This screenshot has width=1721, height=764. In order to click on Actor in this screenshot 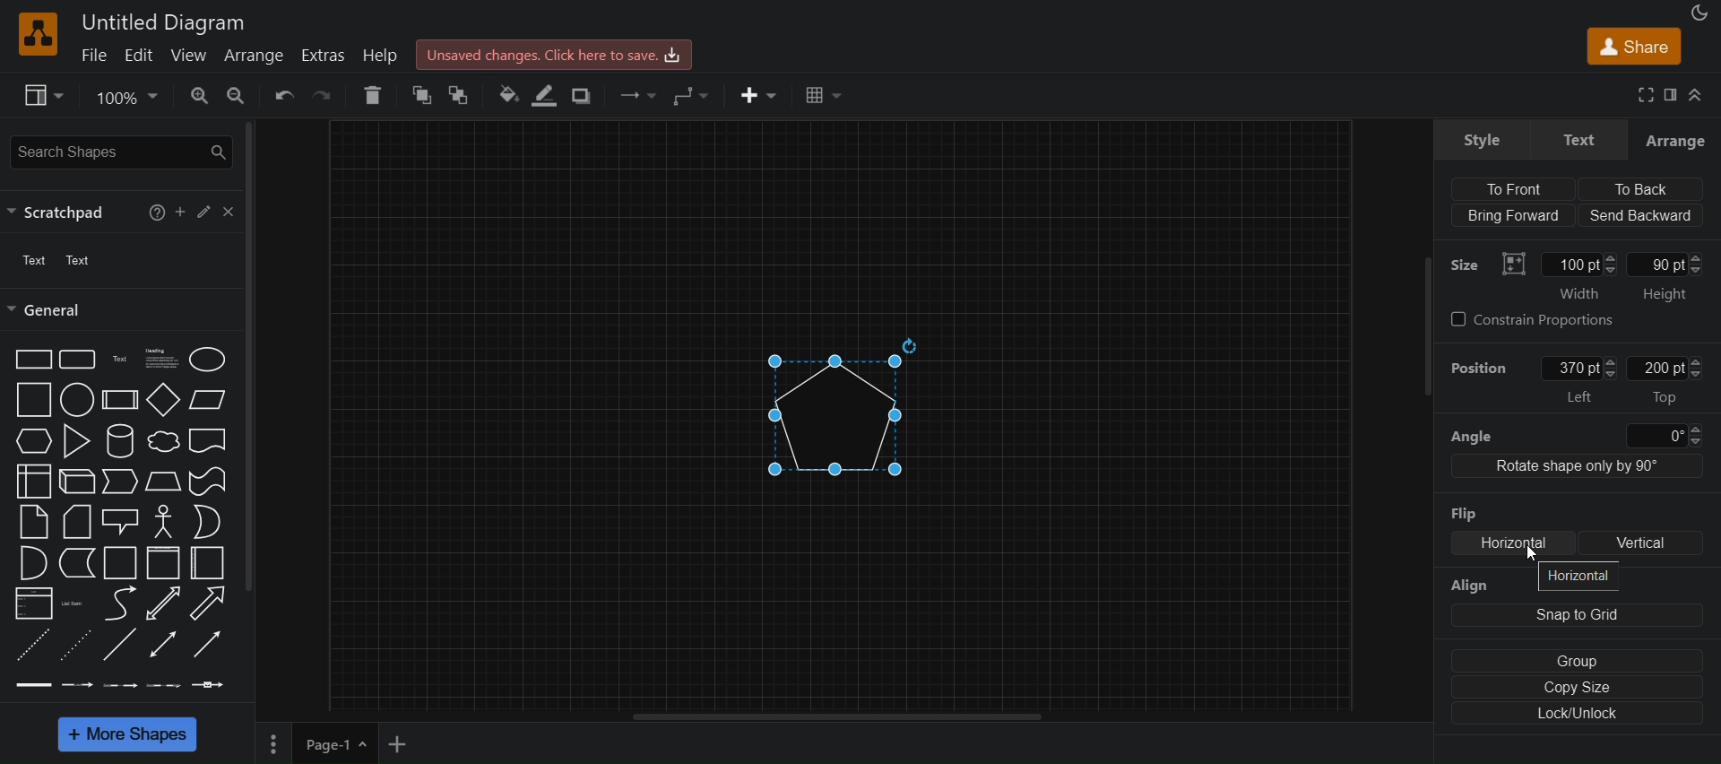, I will do `click(164, 522)`.